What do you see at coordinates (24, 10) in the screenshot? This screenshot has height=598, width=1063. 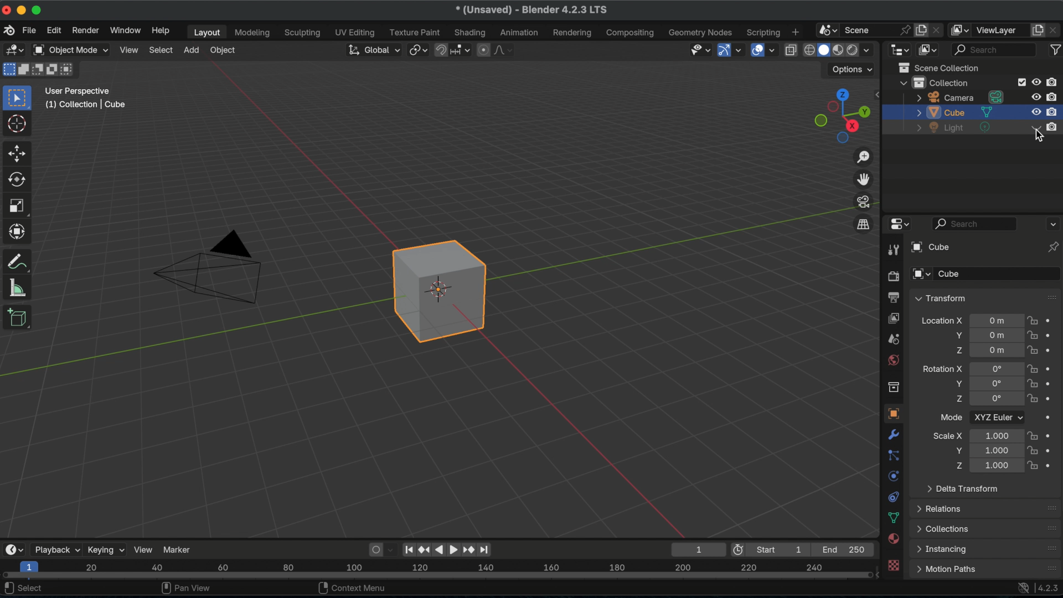 I see `disabled minimize icon` at bounding box center [24, 10].